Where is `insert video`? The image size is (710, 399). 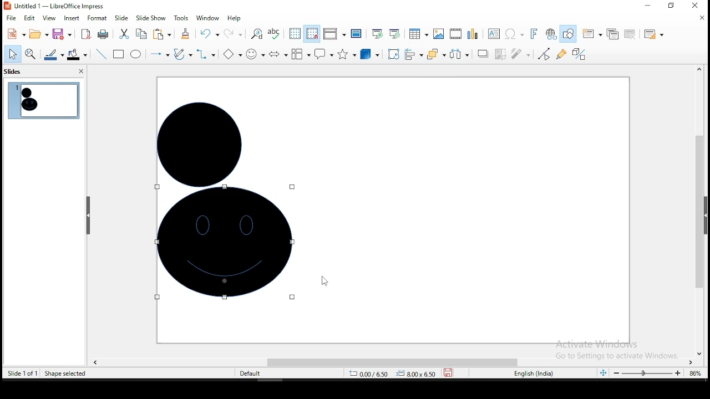 insert video is located at coordinates (456, 34).